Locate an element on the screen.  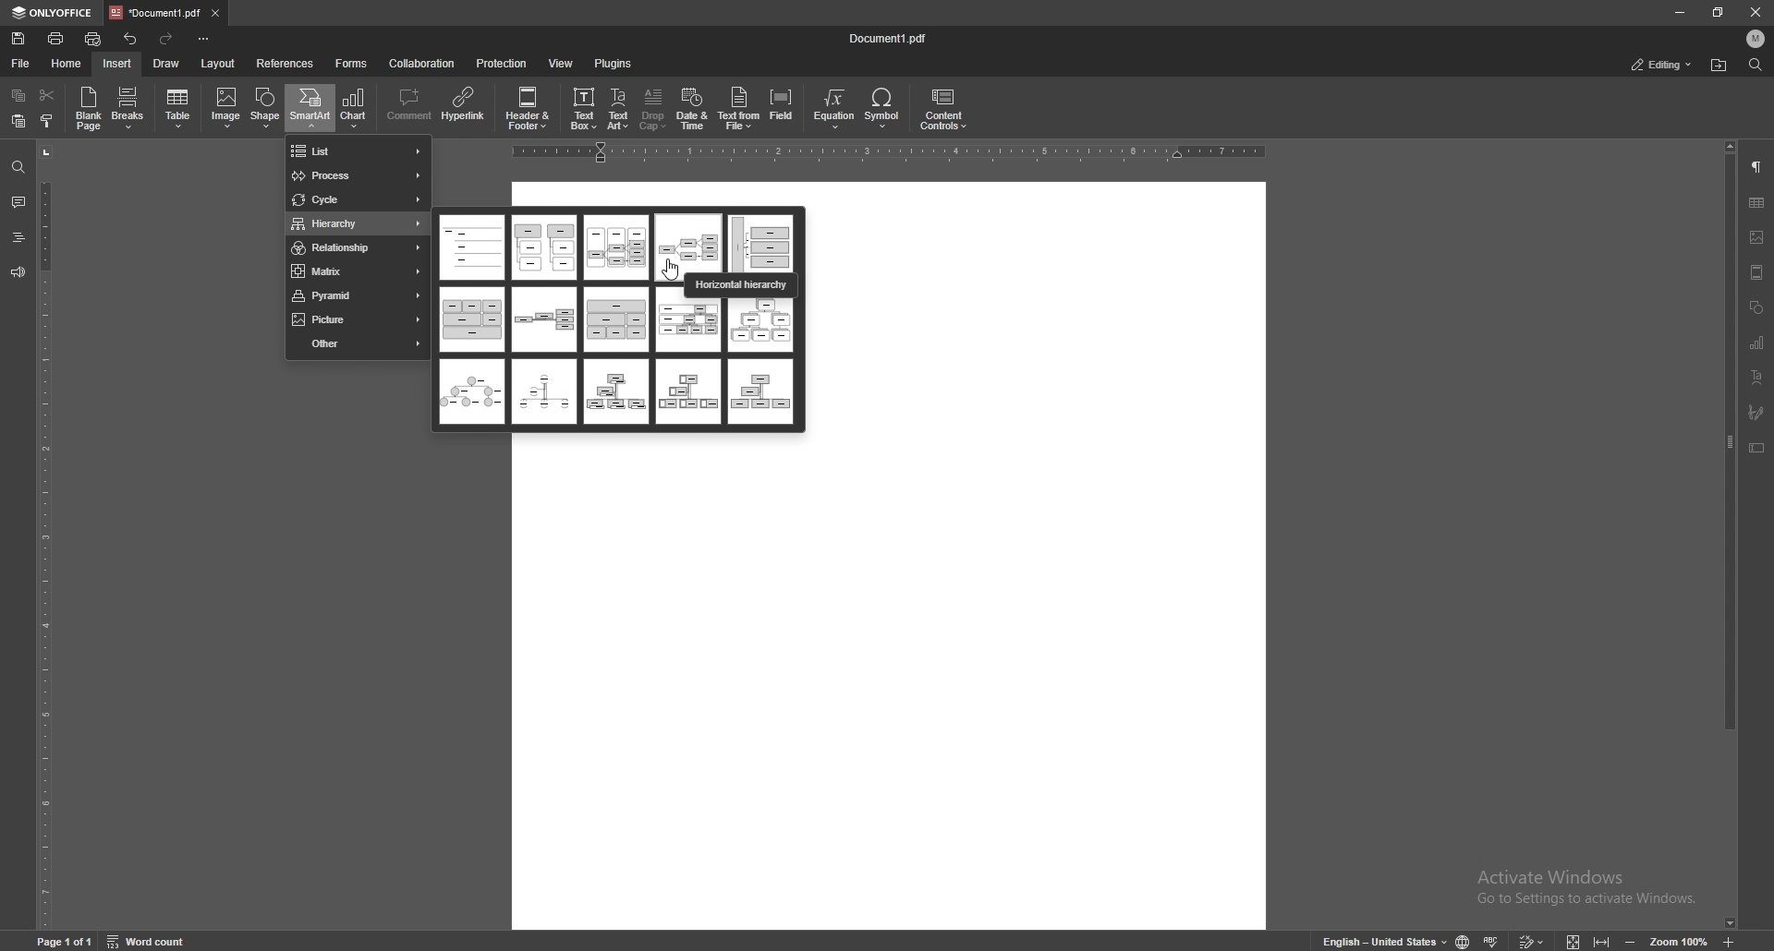
profile is located at coordinates (1756, 39).